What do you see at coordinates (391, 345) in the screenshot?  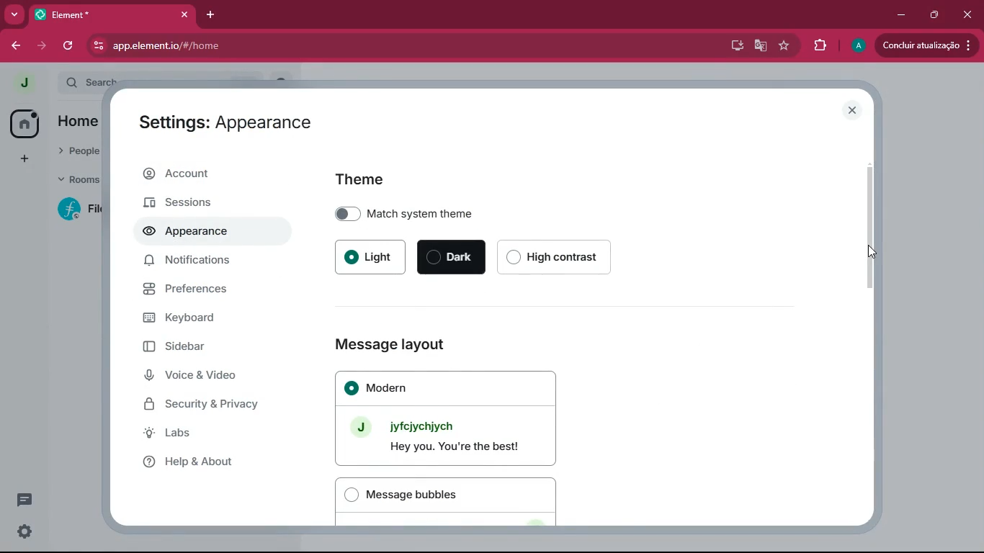 I see `Message layout` at bounding box center [391, 345].